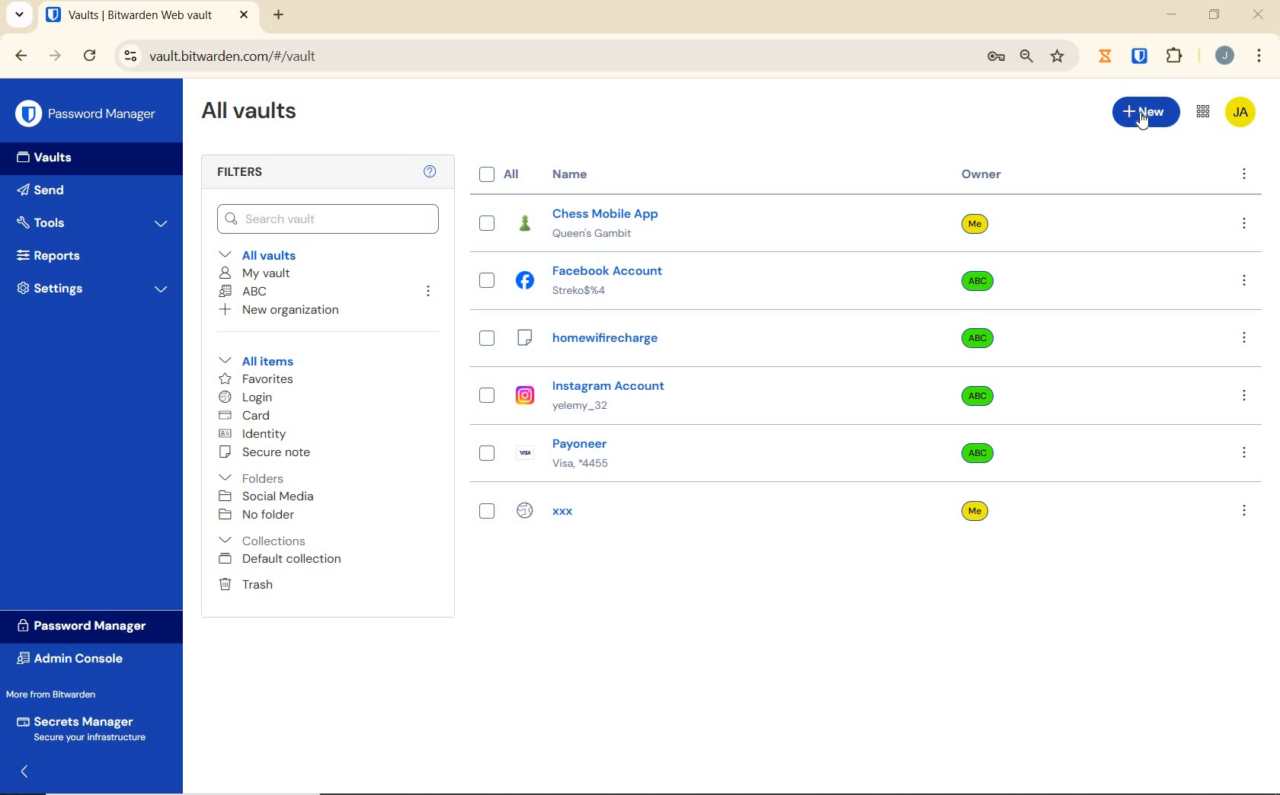 The image size is (1280, 795). Describe the element at coordinates (486, 394) in the screenshot. I see `select entry` at that location.